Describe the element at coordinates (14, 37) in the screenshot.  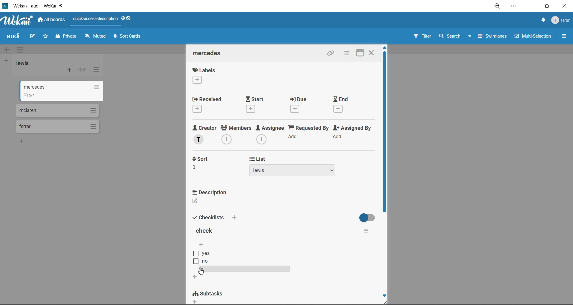
I see `audi` at that location.